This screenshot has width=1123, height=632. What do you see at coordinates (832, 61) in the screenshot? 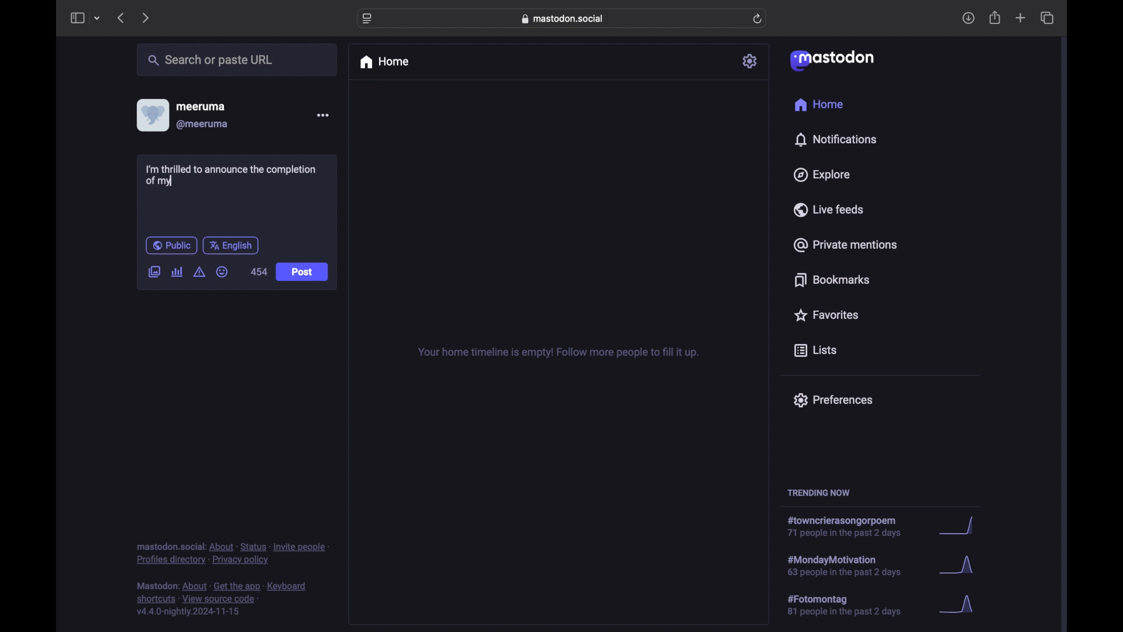
I see `mastodon` at bounding box center [832, 61].